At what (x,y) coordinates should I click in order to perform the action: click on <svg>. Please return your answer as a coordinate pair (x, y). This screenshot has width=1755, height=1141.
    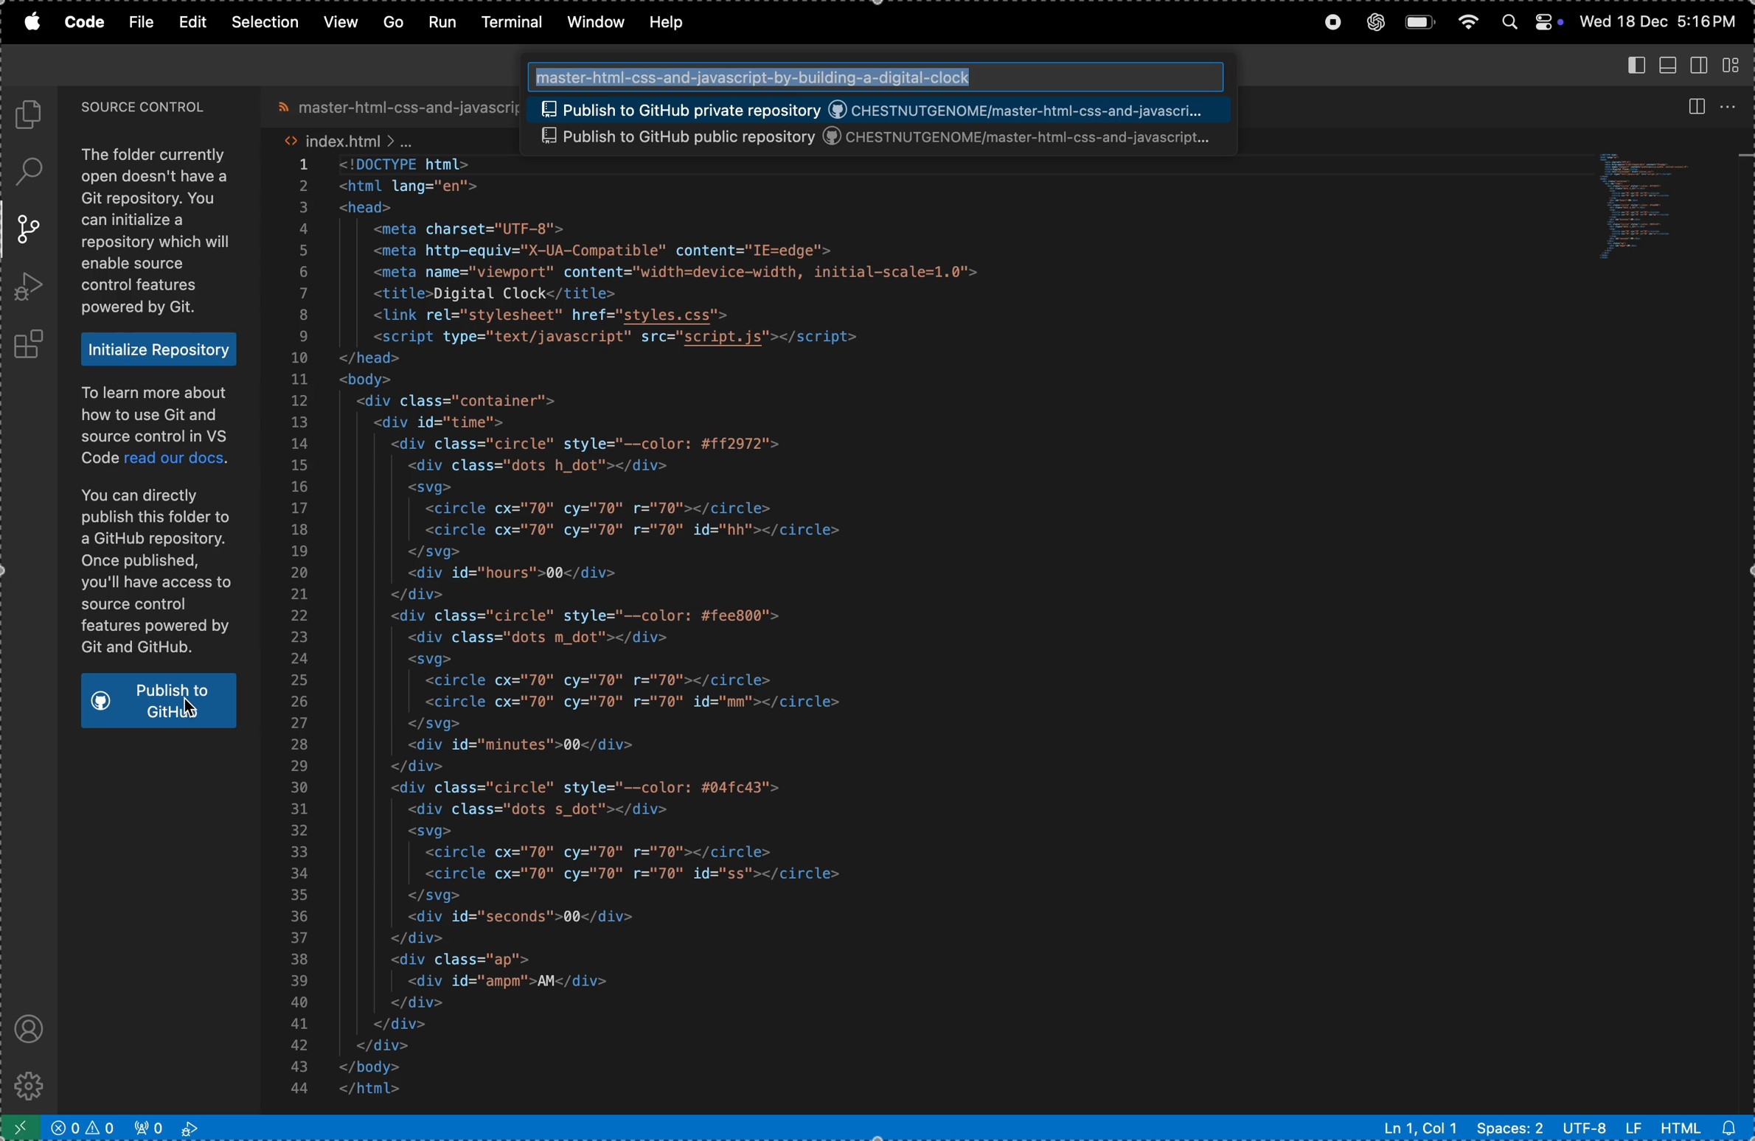
    Looking at the image, I should click on (462, 833).